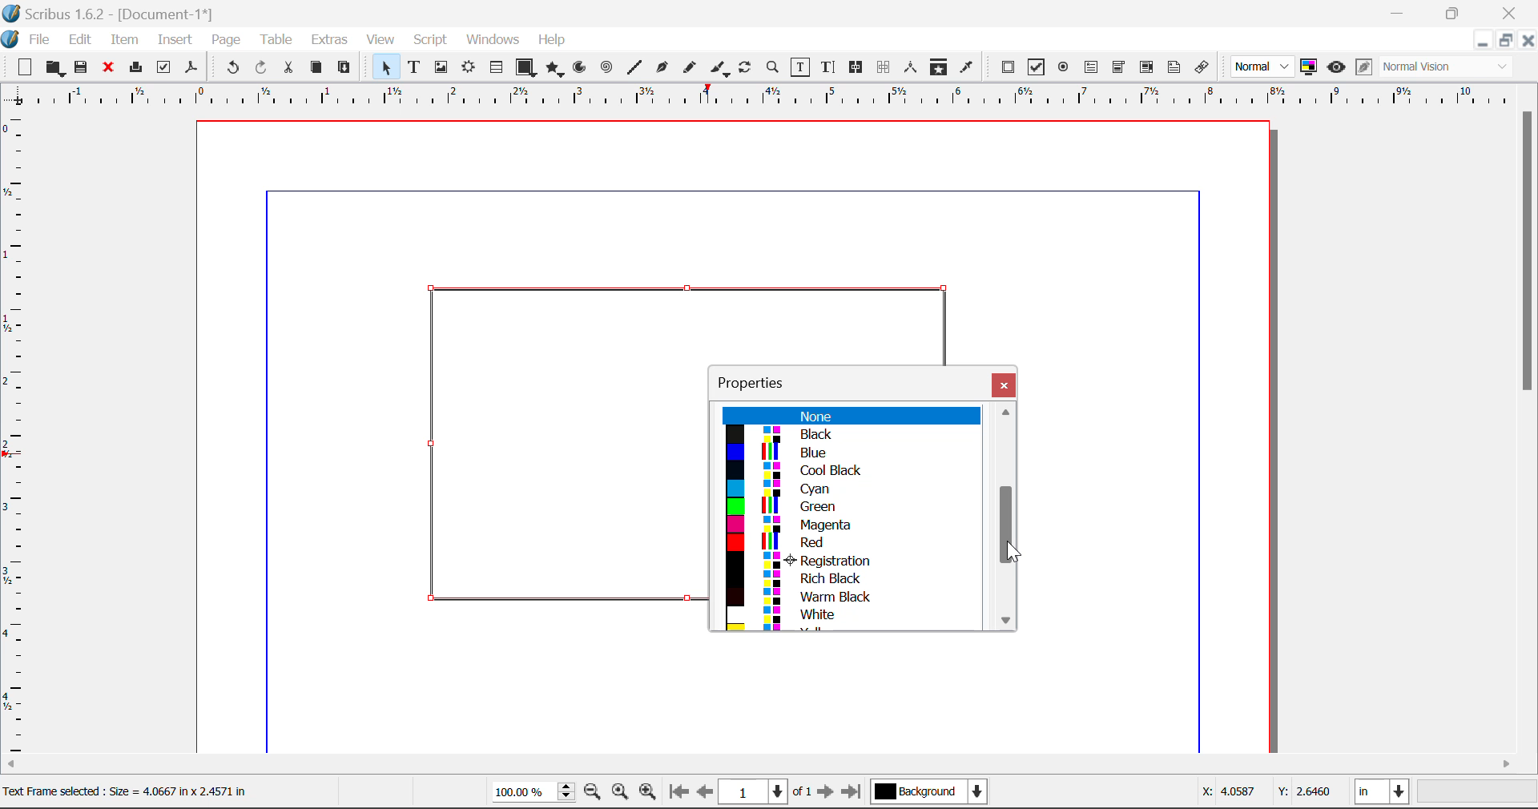 The image size is (1538, 809). What do you see at coordinates (230, 68) in the screenshot?
I see `Undo` at bounding box center [230, 68].